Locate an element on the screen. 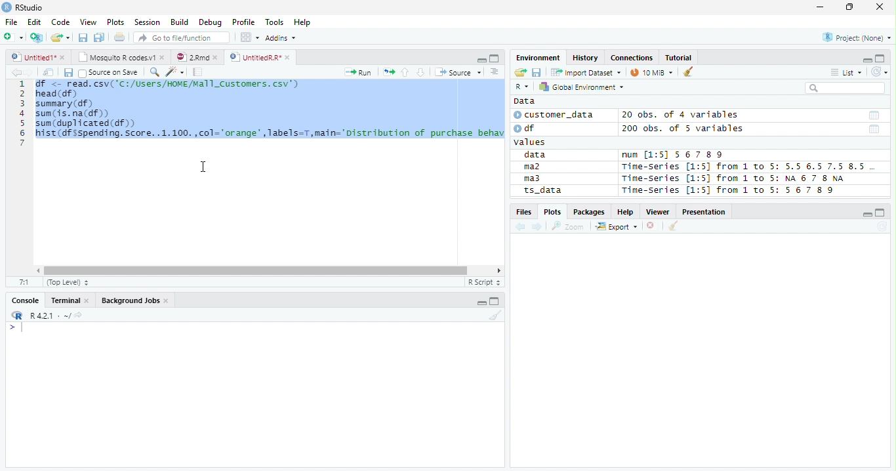 The width and height of the screenshot is (896, 471). Zoom is located at coordinates (568, 226).